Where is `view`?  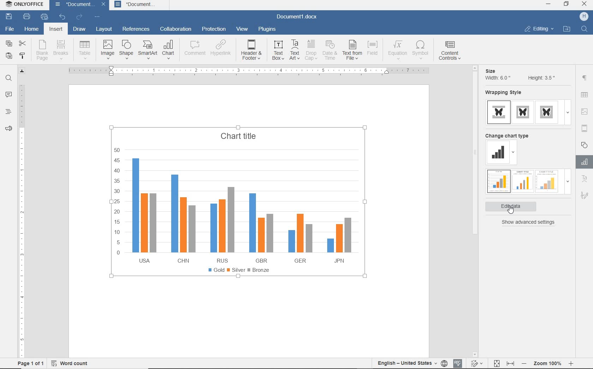
view is located at coordinates (243, 29).